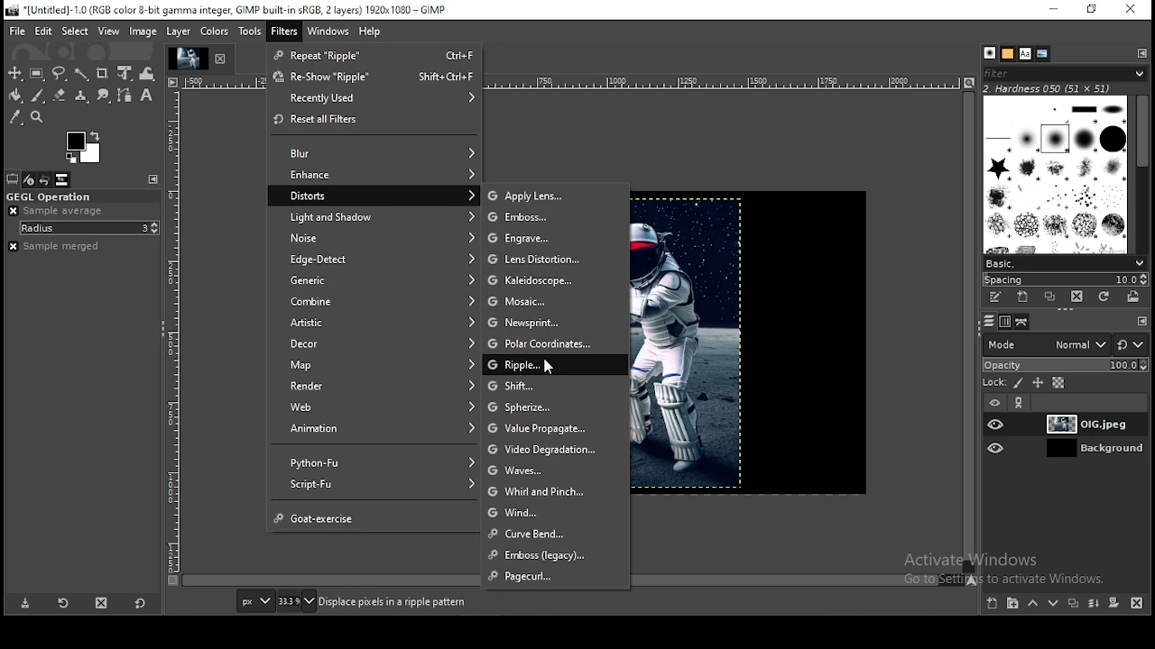 The height and width of the screenshot is (649, 1155). Describe the element at coordinates (37, 117) in the screenshot. I see `zoom tool` at that location.